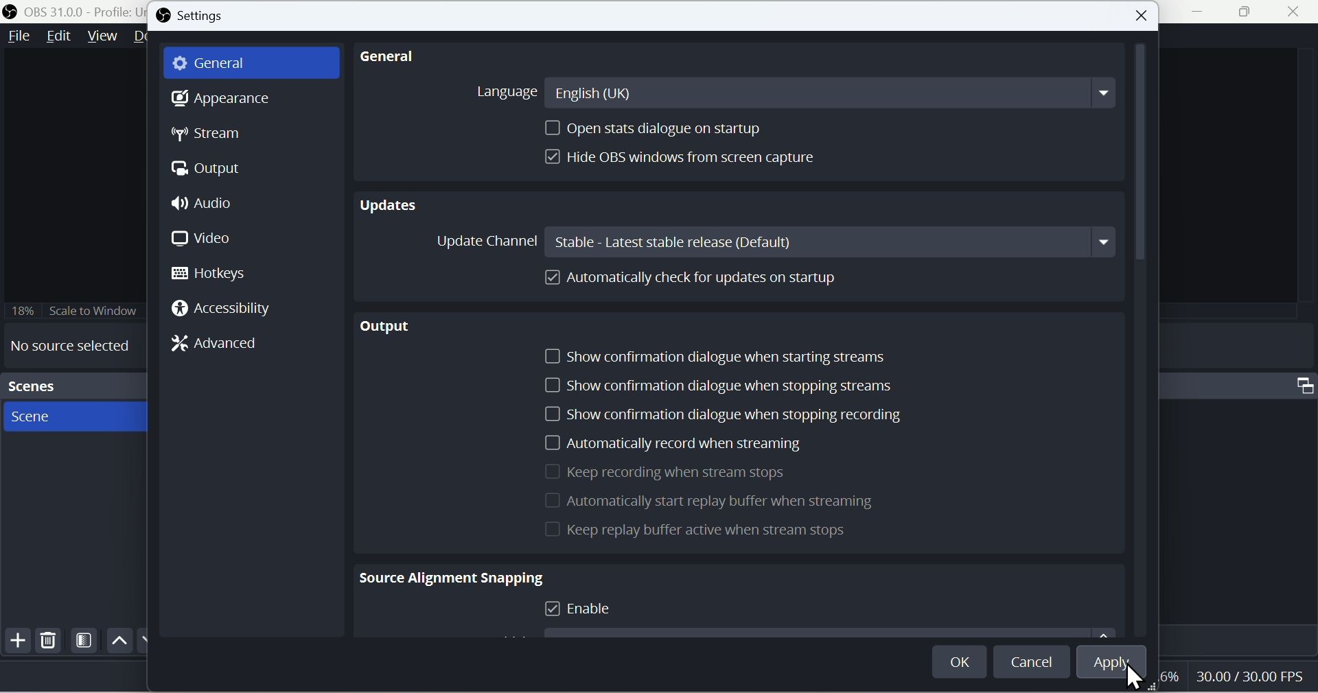 Image resolution: width=1318 pixels, height=693 pixels. I want to click on Cancel, so click(1032, 663).